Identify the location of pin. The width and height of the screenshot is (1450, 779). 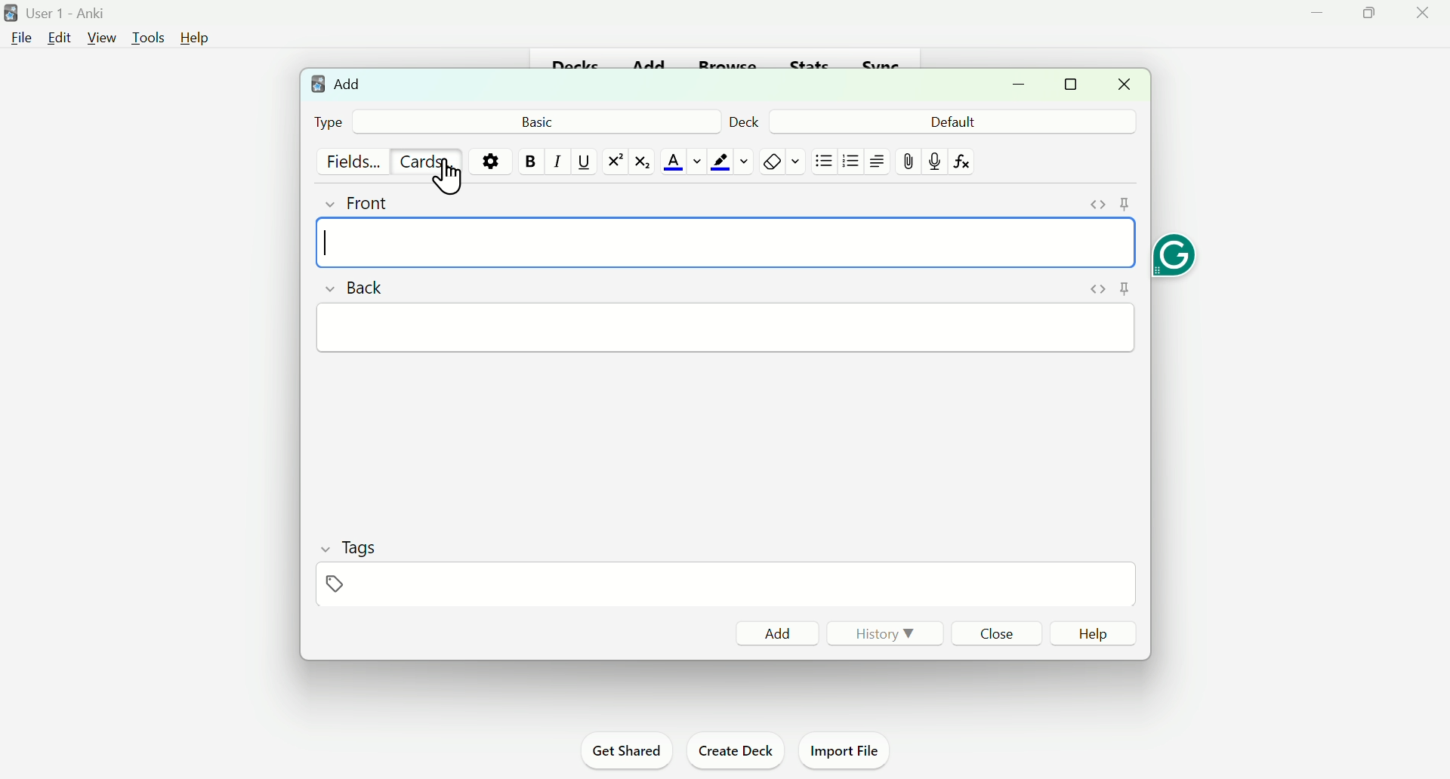
(1125, 205).